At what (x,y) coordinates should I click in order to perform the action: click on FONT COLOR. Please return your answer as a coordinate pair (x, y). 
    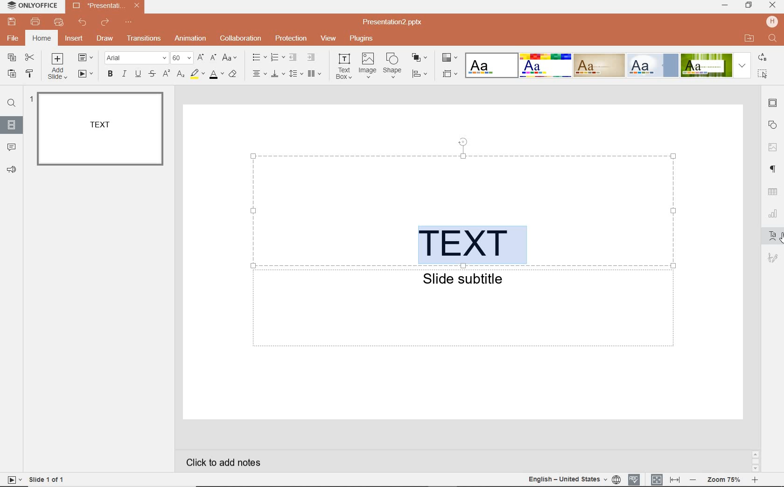
    Looking at the image, I should click on (216, 75).